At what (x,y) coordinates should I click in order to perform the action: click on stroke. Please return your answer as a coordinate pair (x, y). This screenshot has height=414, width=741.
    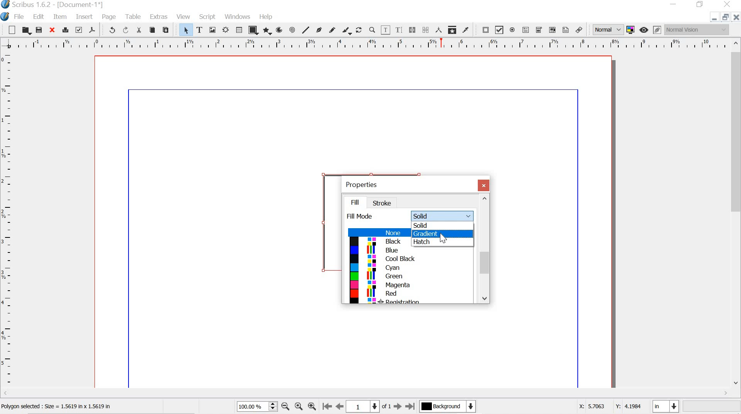
    Looking at the image, I should click on (384, 203).